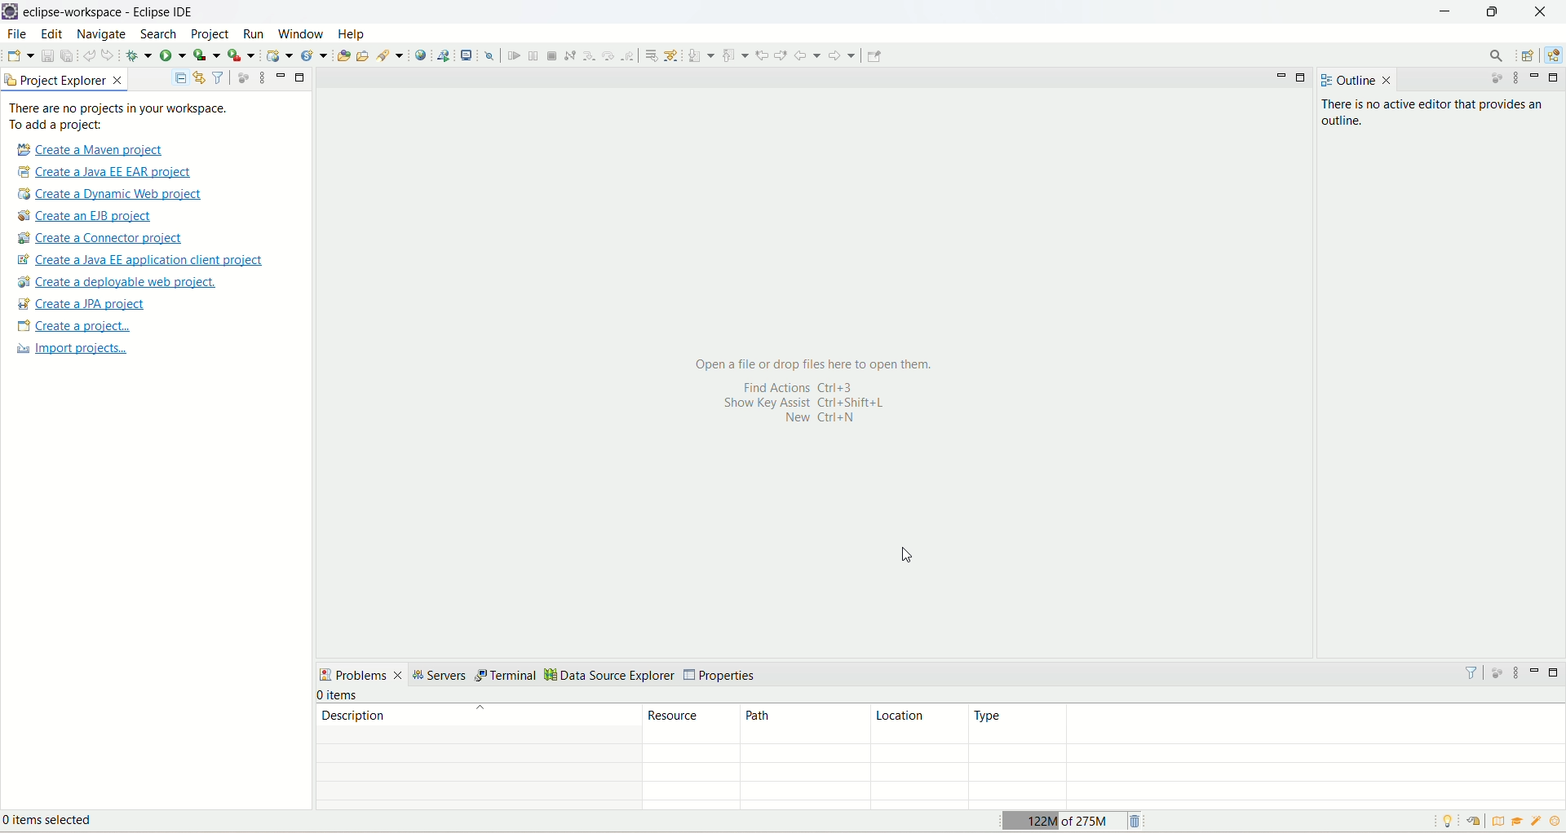 This screenshot has width=1566, height=833. What do you see at coordinates (478, 715) in the screenshot?
I see `description` at bounding box center [478, 715].